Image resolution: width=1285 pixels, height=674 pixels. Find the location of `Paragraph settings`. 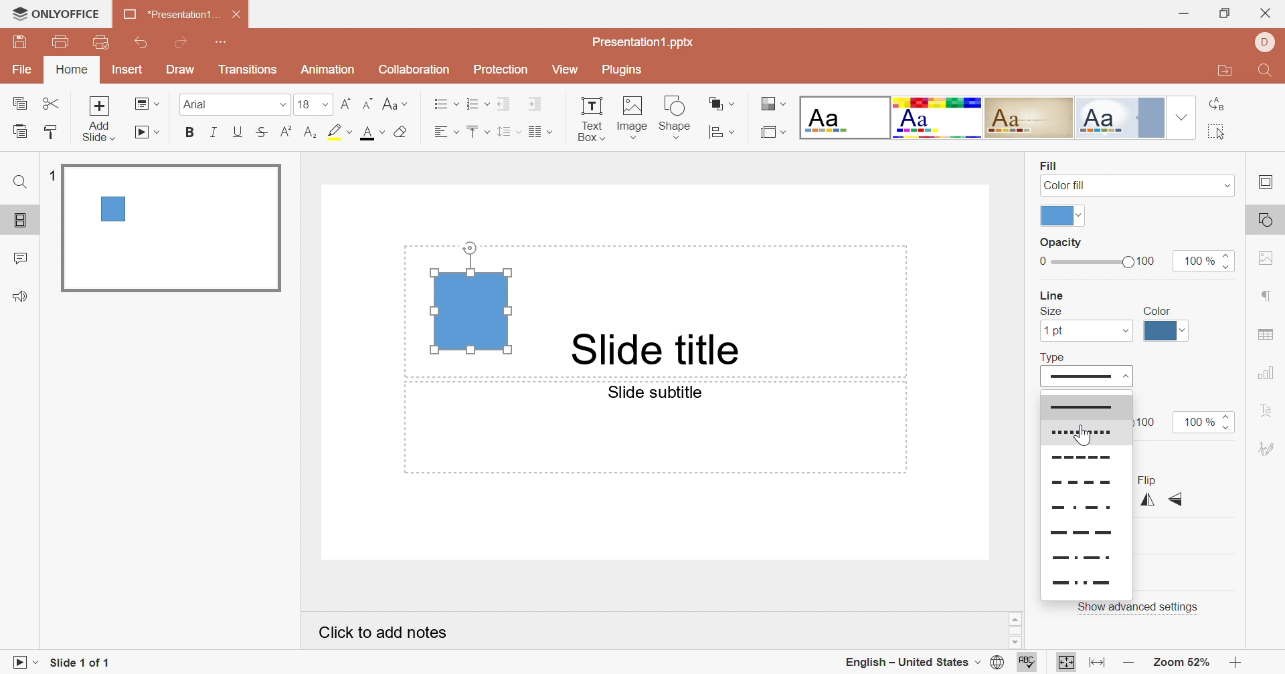

Paragraph settings is located at coordinates (1270, 298).